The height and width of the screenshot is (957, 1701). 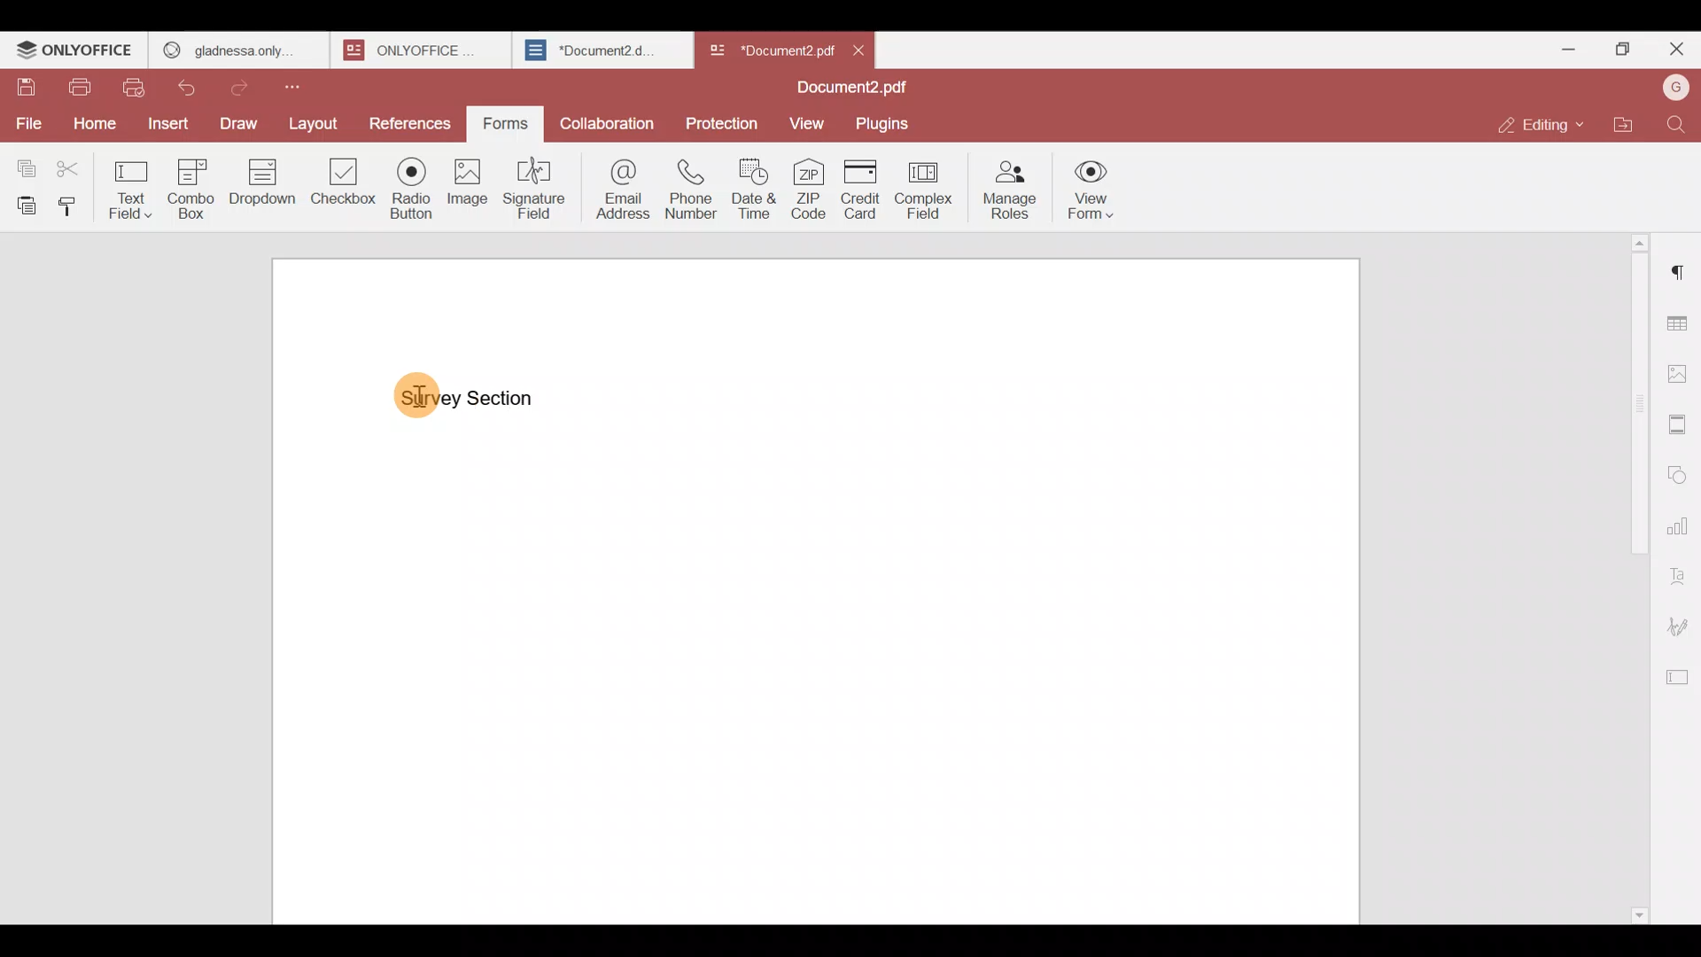 I want to click on Image, so click(x=466, y=185).